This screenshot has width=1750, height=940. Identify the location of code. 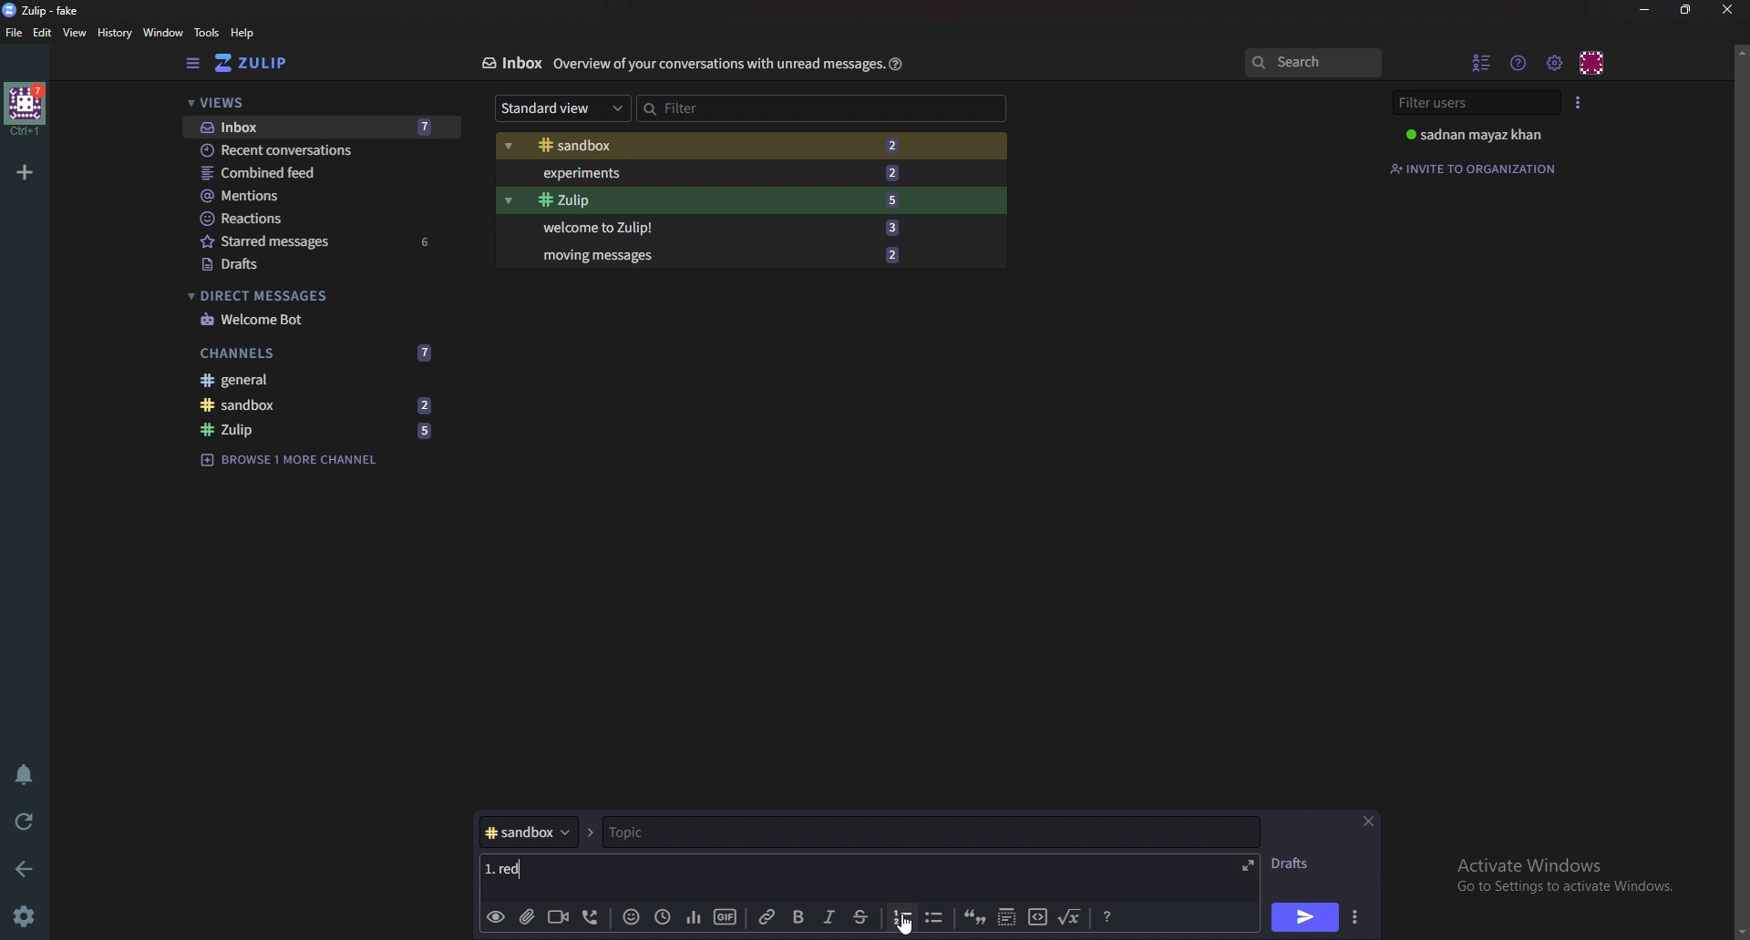
(1036, 919).